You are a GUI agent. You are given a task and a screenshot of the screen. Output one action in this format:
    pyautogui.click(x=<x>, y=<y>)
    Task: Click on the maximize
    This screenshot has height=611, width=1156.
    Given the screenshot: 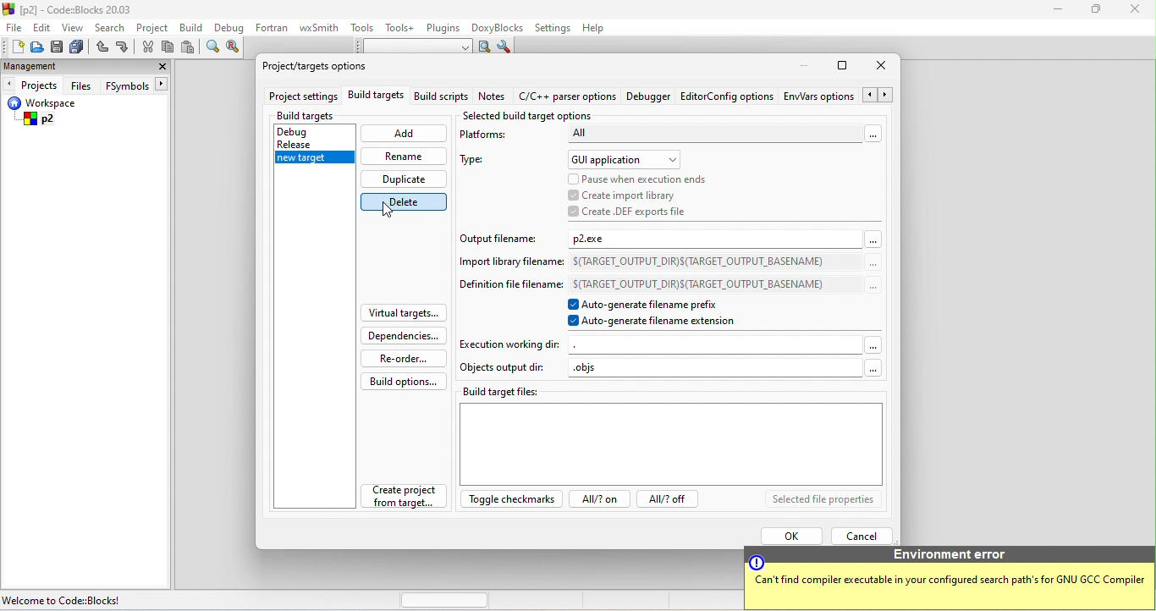 What is the action you would take?
    pyautogui.click(x=845, y=65)
    